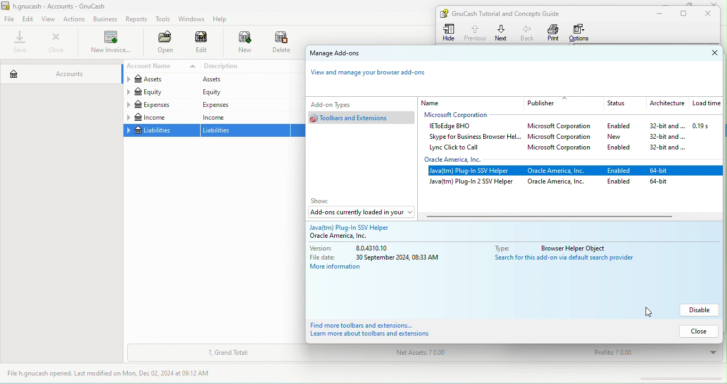 Image resolution: width=727 pixels, height=384 pixels. What do you see at coordinates (245, 66) in the screenshot?
I see `description` at bounding box center [245, 66].